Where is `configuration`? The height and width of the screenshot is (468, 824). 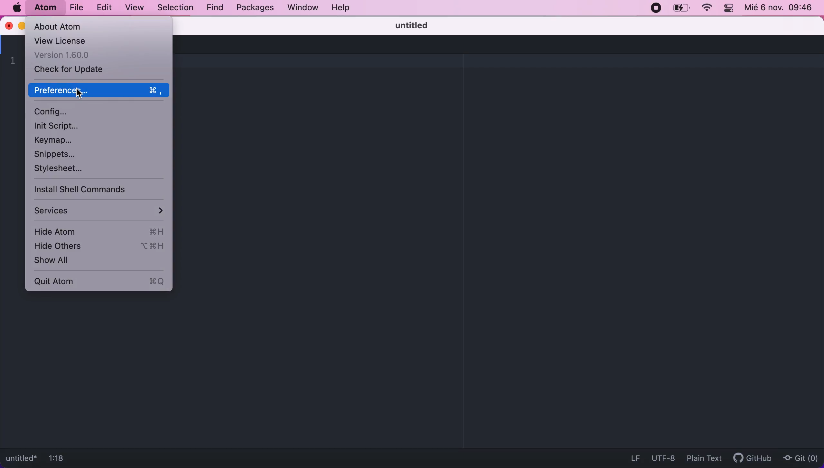
configuration is located at coordinates (73, 111).